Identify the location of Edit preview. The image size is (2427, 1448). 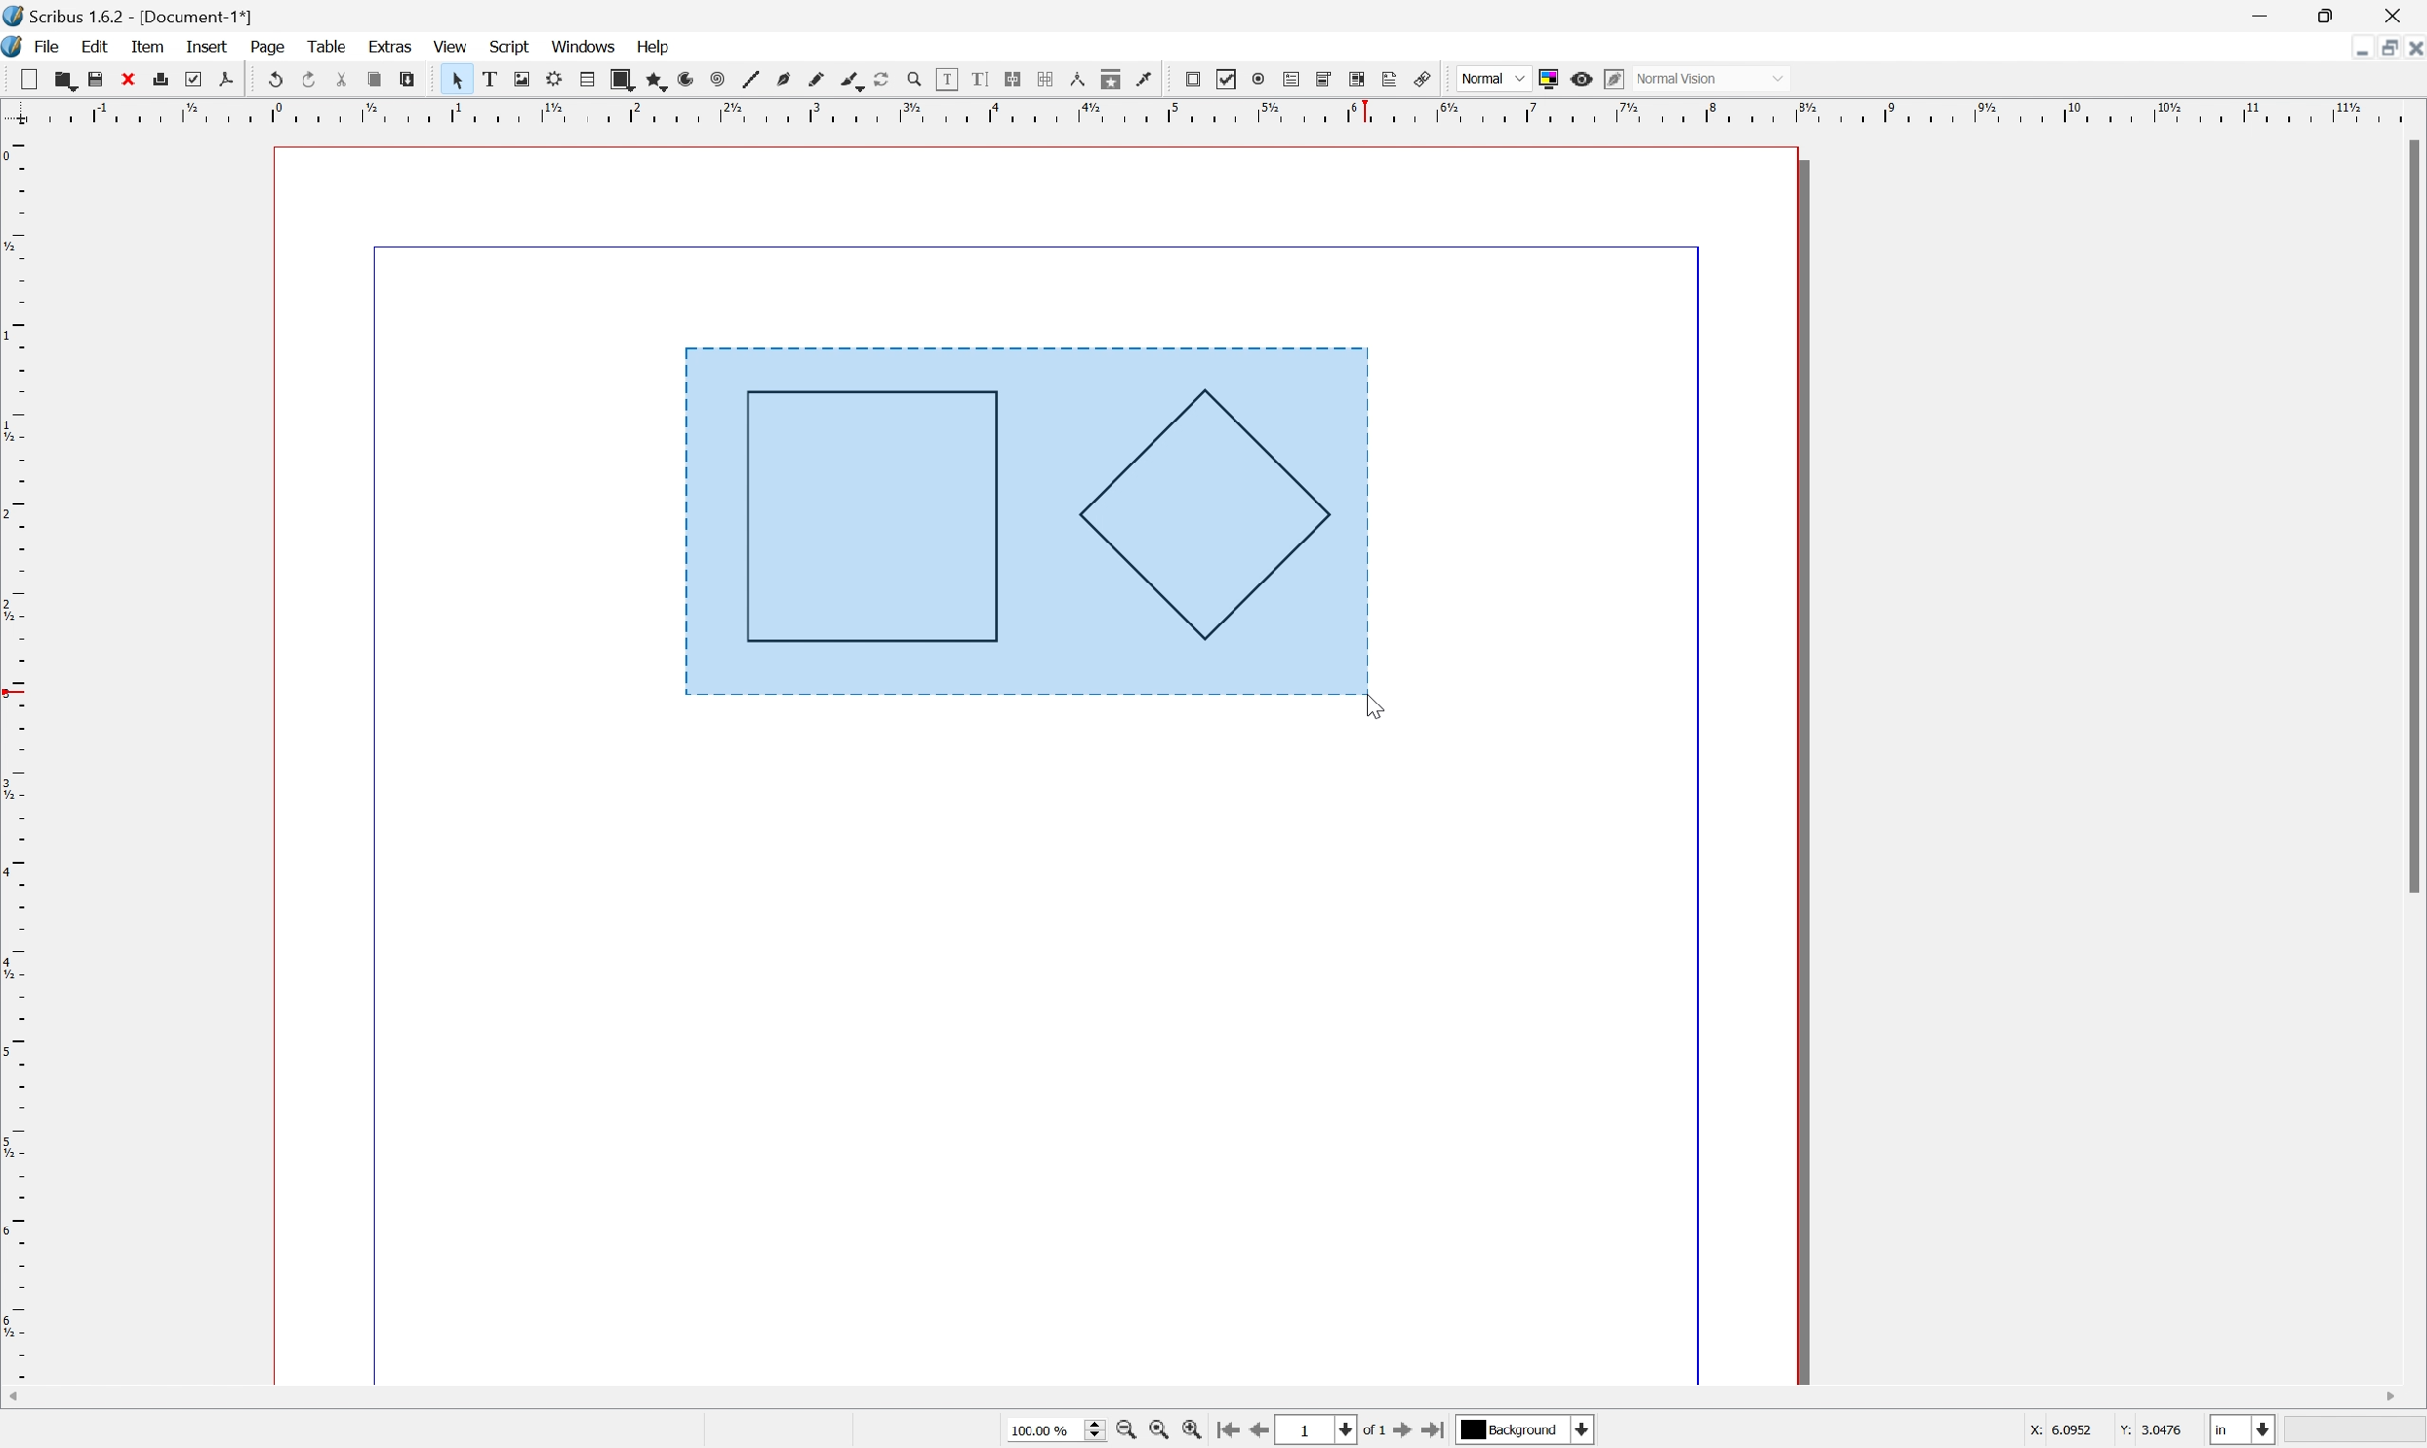
(1613, 78).